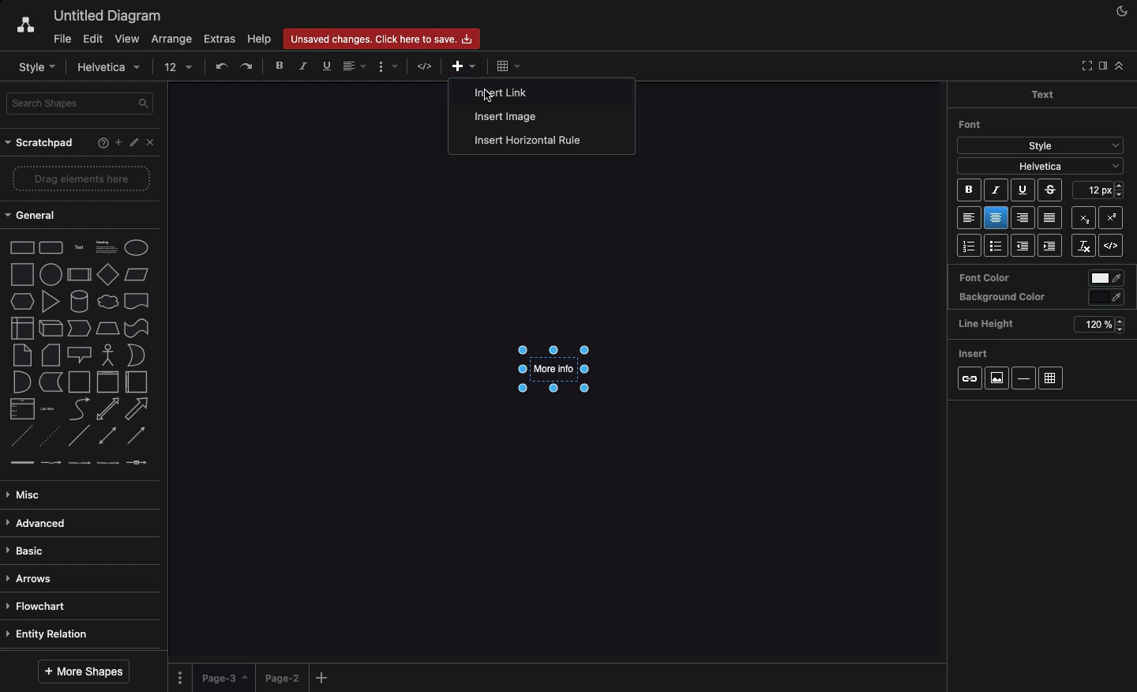 Image resolution: width=1137 pixels, height=692 pixels. Describe the element at coordinates (169, 39) in the screenshot. I see `Arrange` at that location.